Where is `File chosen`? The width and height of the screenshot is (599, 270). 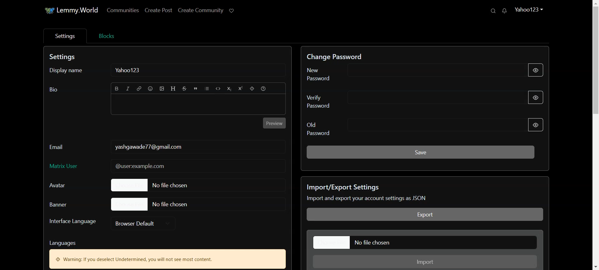 File chosen is located at coordinates (161, 185).